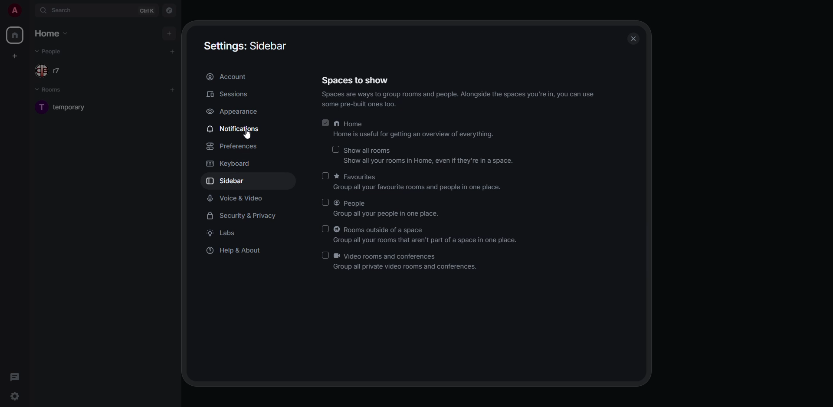  I want to click on favorites, so click(420, 183).